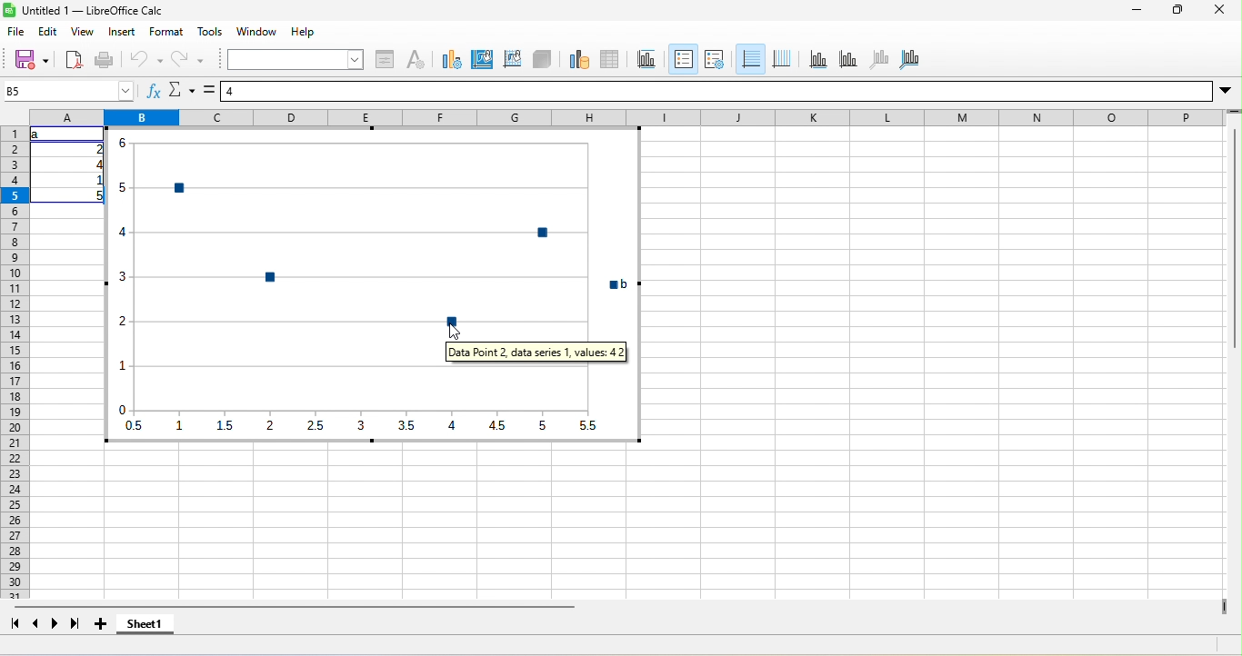  What do you see at coordinates (373, 403) in the screenshot?
I see `XY (Scatter) chart` at bounding box center [373, 403].